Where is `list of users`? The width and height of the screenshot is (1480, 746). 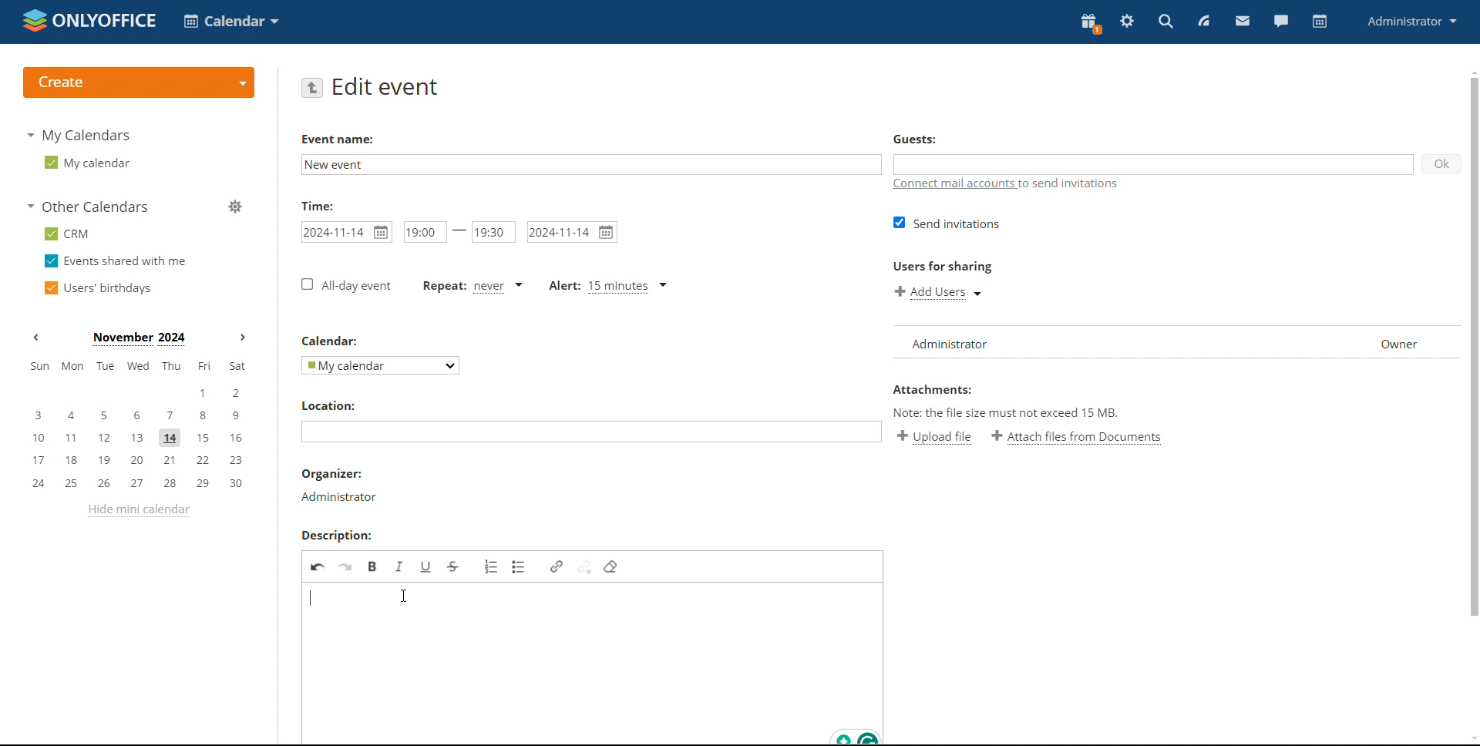
list of users is located at coordinates (1175, 341).